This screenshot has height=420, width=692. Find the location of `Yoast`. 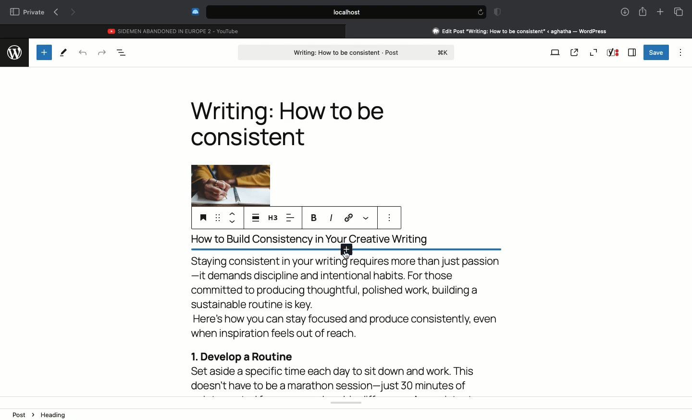

Yoast is located at coordinates (613, 52).